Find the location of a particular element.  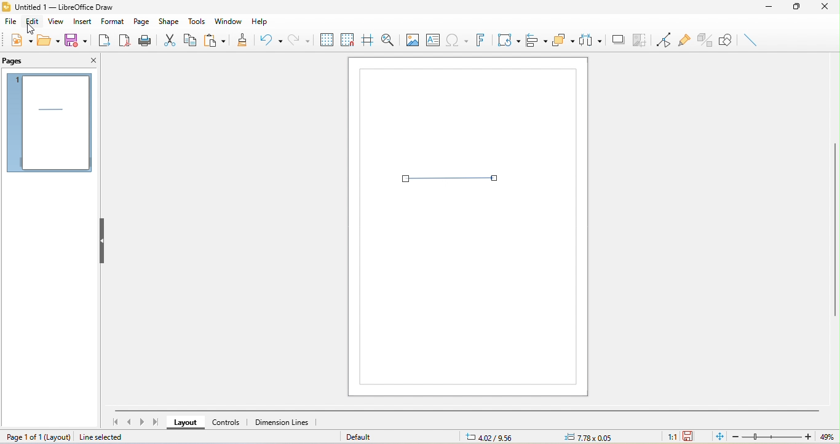

page 1 of 1 is located at coordinates (39, 437).